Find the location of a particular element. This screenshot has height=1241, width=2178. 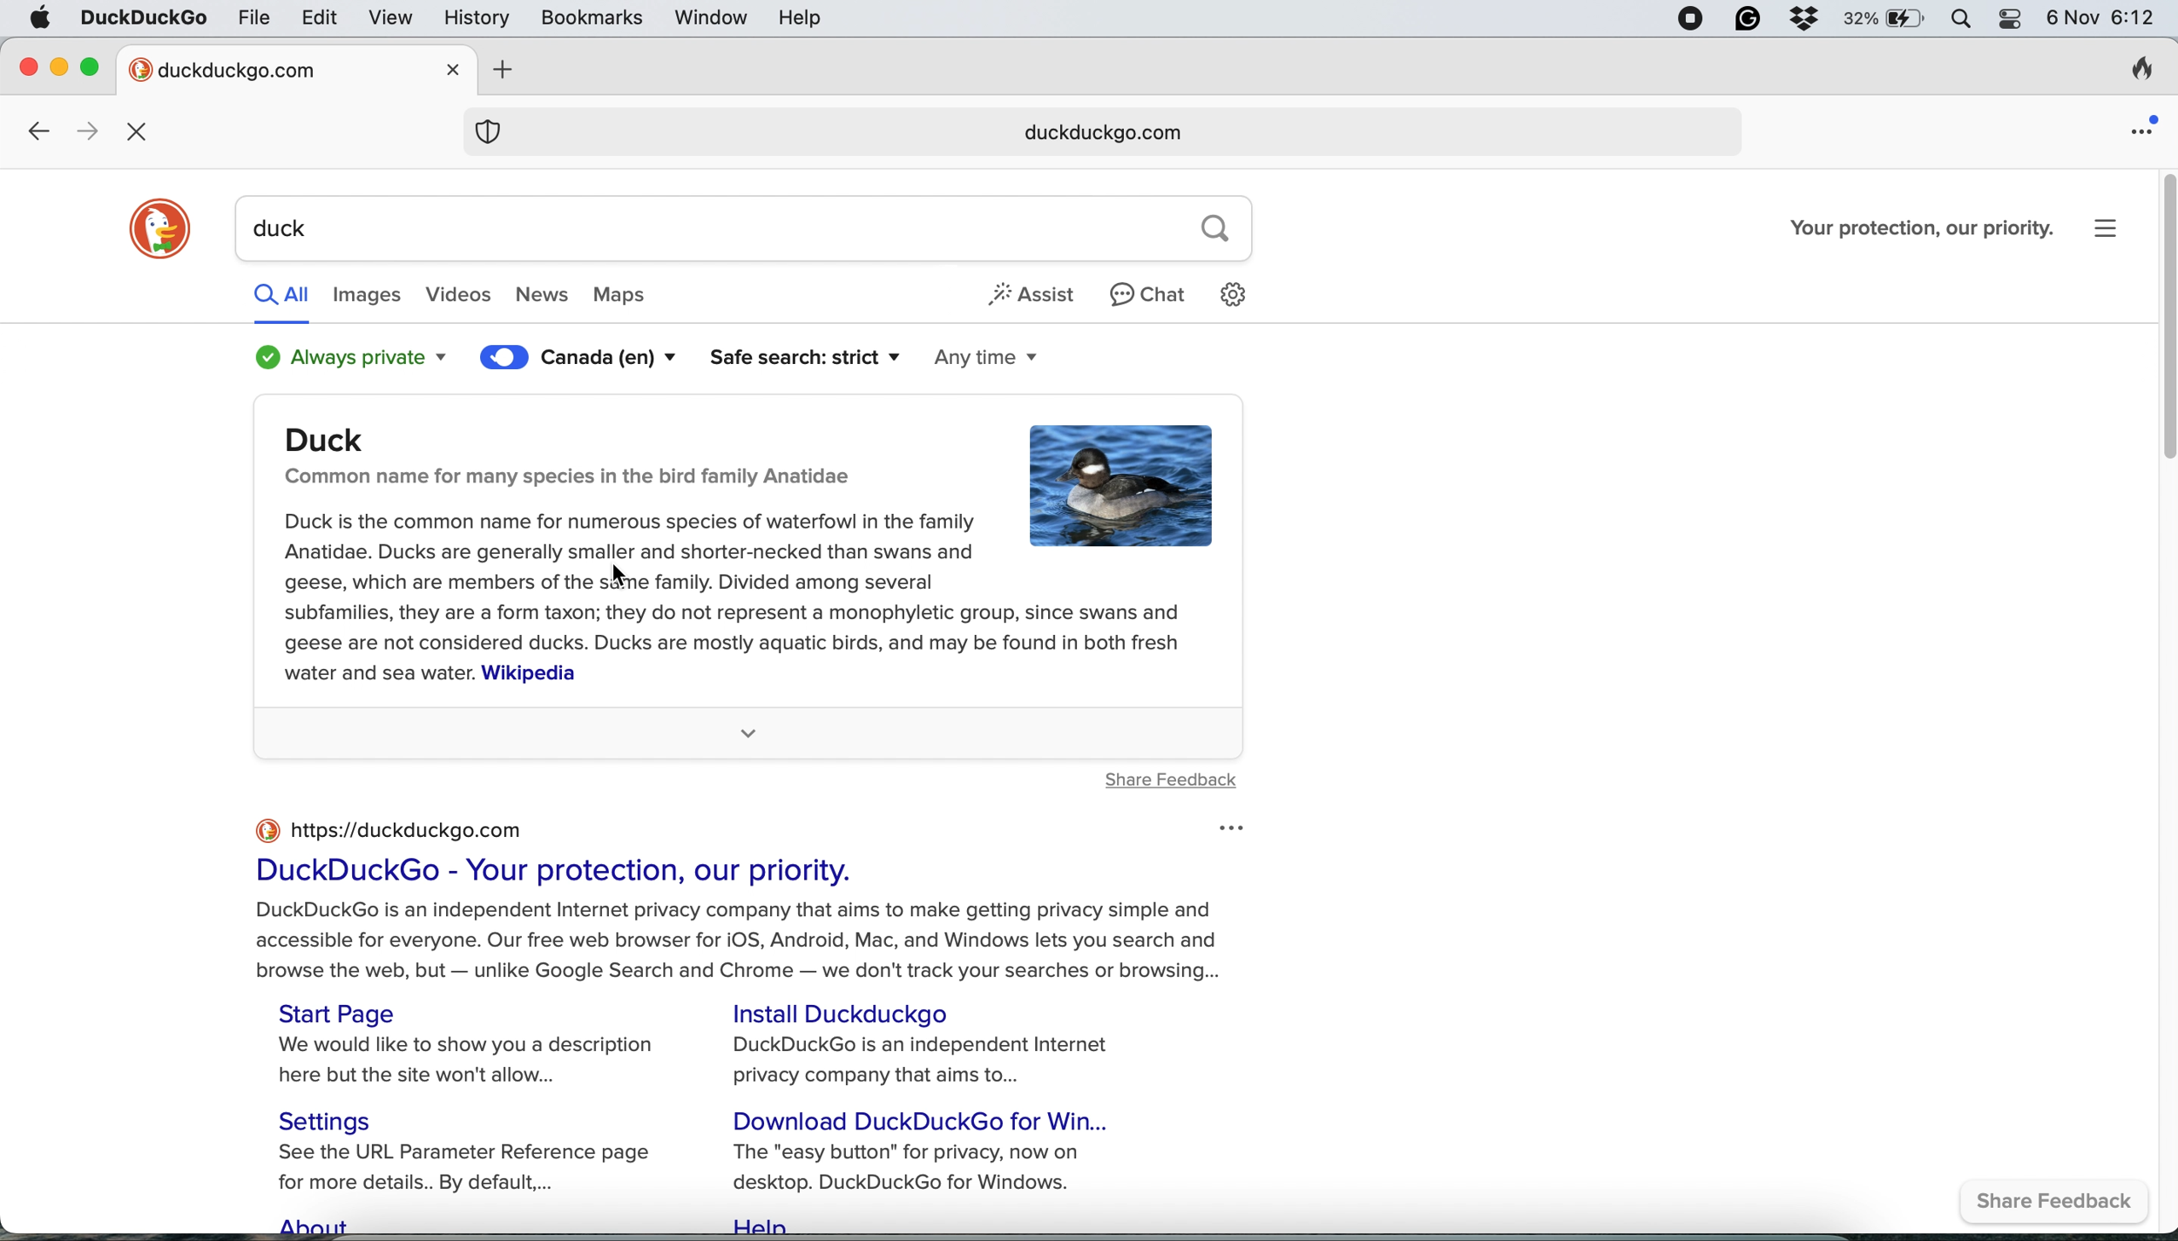

new tab is located at coordinates (278, 69).